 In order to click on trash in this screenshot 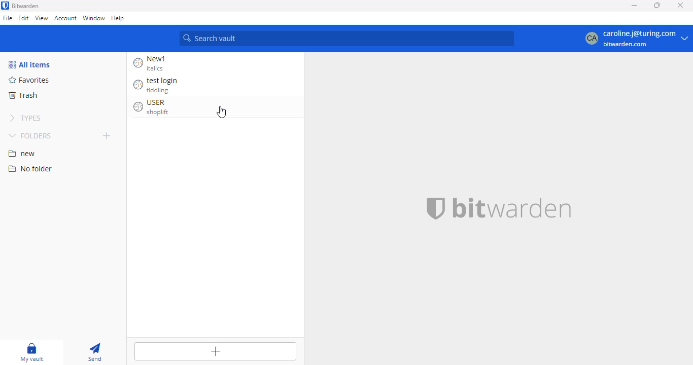, I will do `click(23, 95)`.